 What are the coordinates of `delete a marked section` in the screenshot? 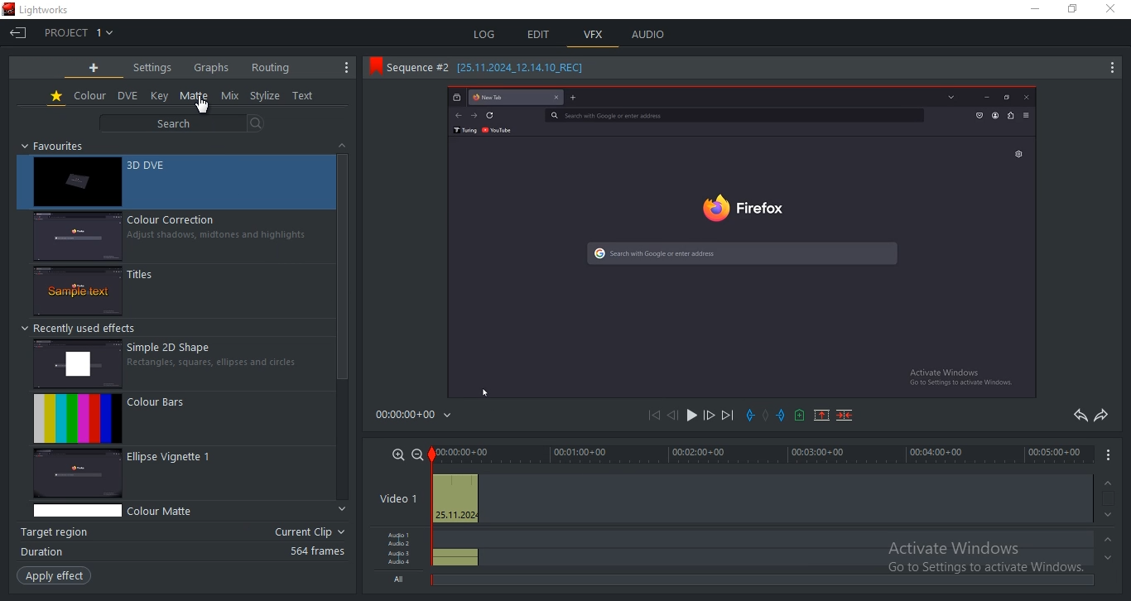 It's located at (847, 415).